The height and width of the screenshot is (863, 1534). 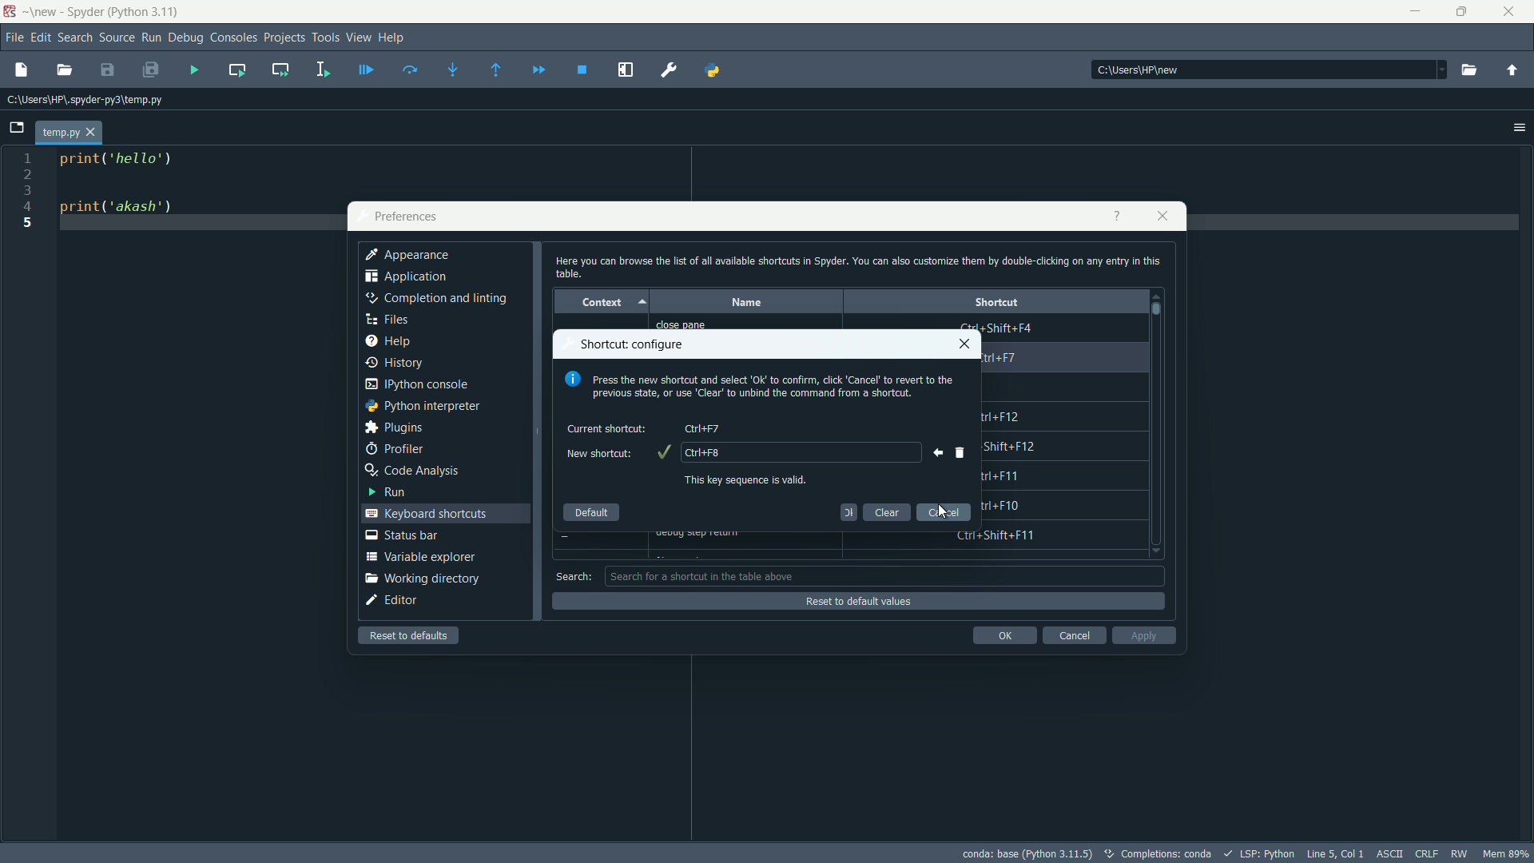 I want to click on Sorting Options, so click(x=645, y=302).